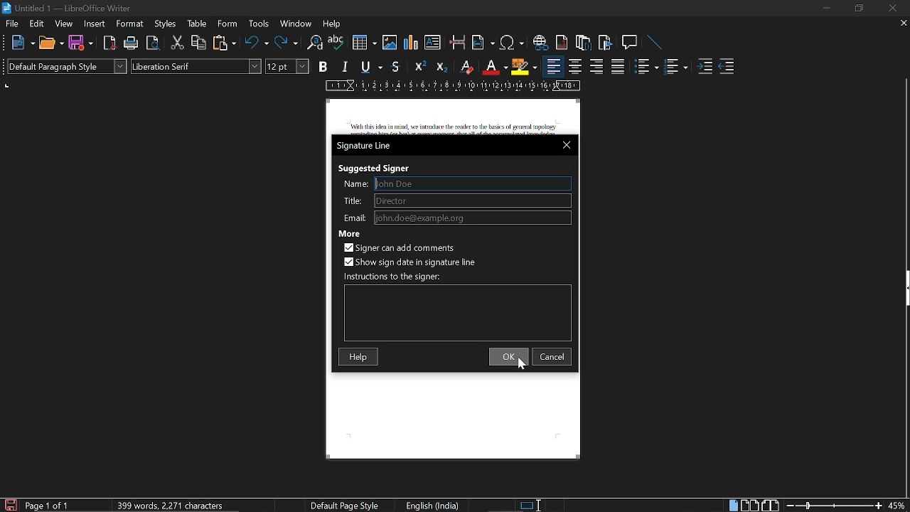  What do you see at coordinates (315, 43) in the screenshot?
I see `find and replace` at bounding box center [315, 43].